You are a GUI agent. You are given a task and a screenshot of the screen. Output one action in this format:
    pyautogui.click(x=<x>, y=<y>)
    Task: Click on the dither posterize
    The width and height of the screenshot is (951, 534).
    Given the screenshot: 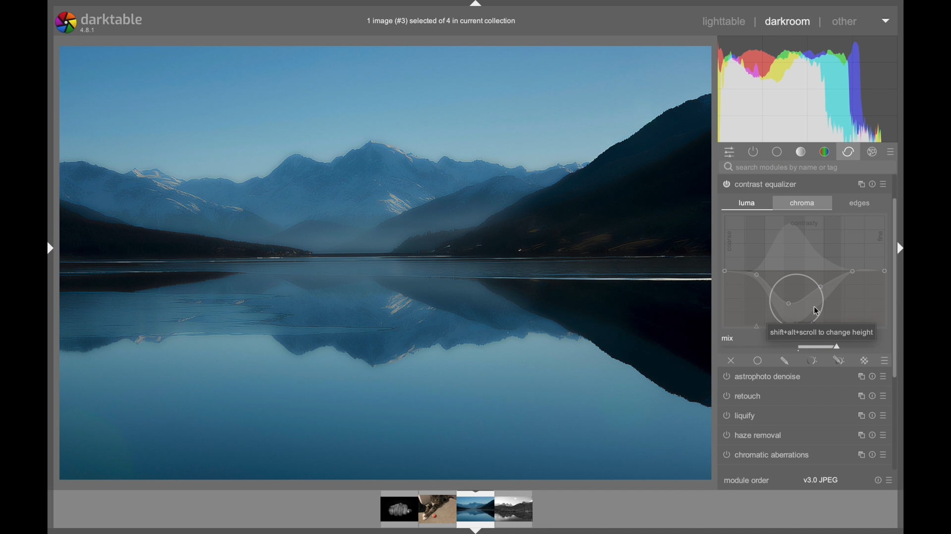 What is the action you would take?
    pyautogui.click(x=760, y=184)
    